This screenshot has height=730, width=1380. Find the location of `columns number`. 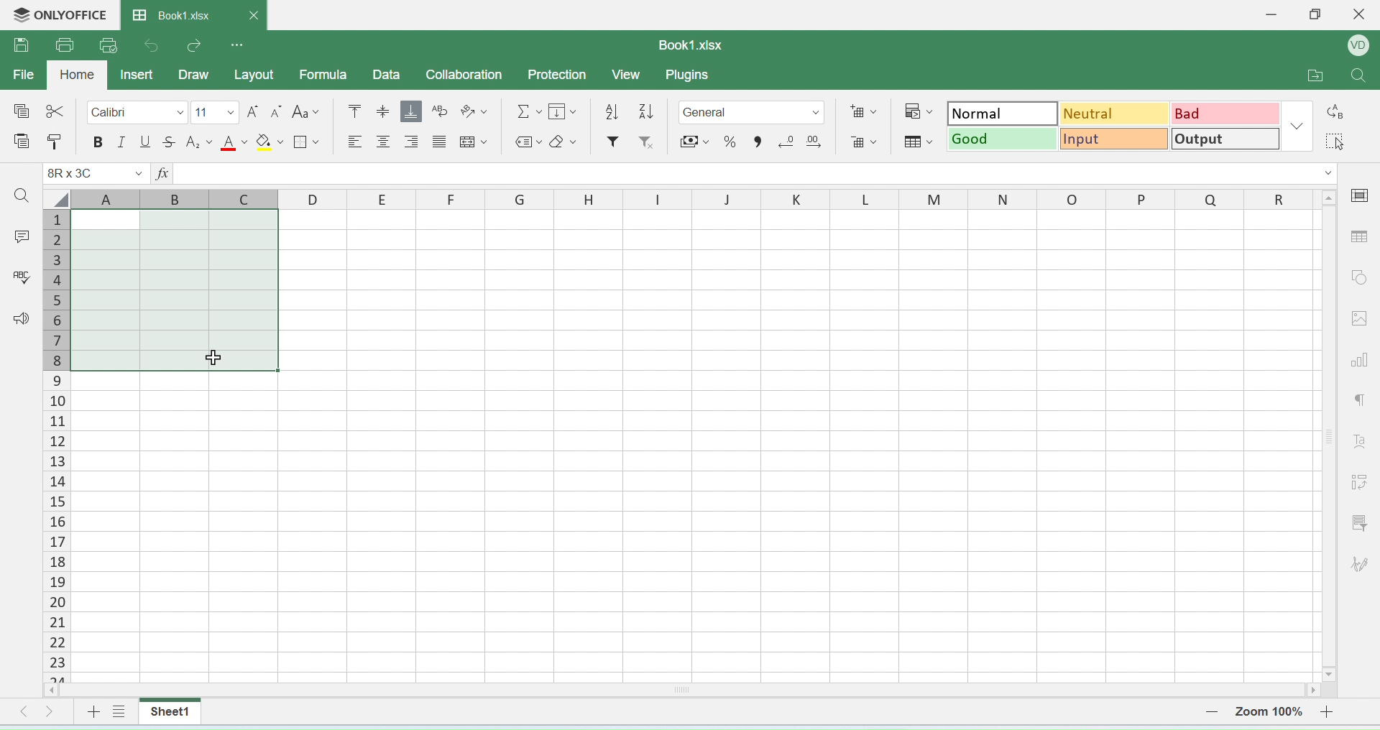

columns number is located at coordinates (55, 447).